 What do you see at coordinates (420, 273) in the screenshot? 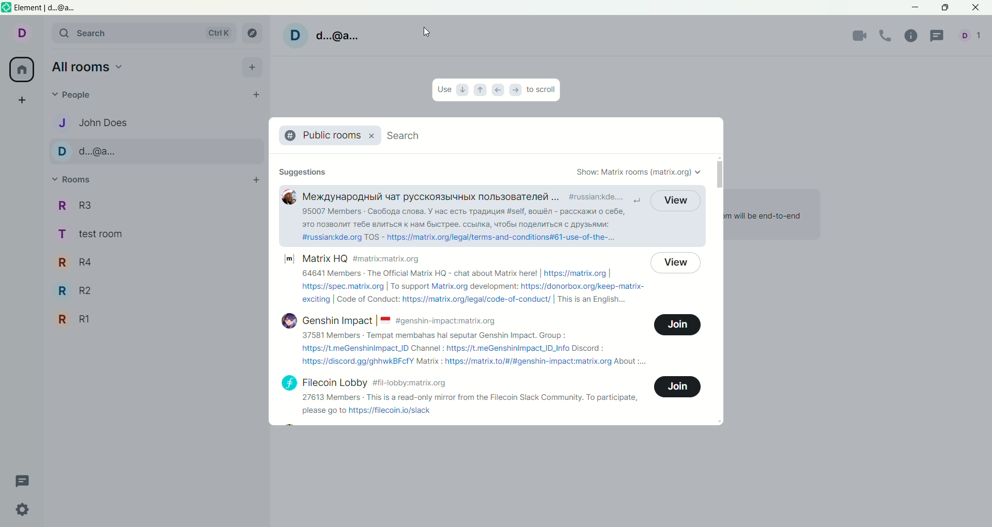
I see `64641 Members - The Official Matrix HQ - chat about Matrix here!` at bounding box center [420, 273].